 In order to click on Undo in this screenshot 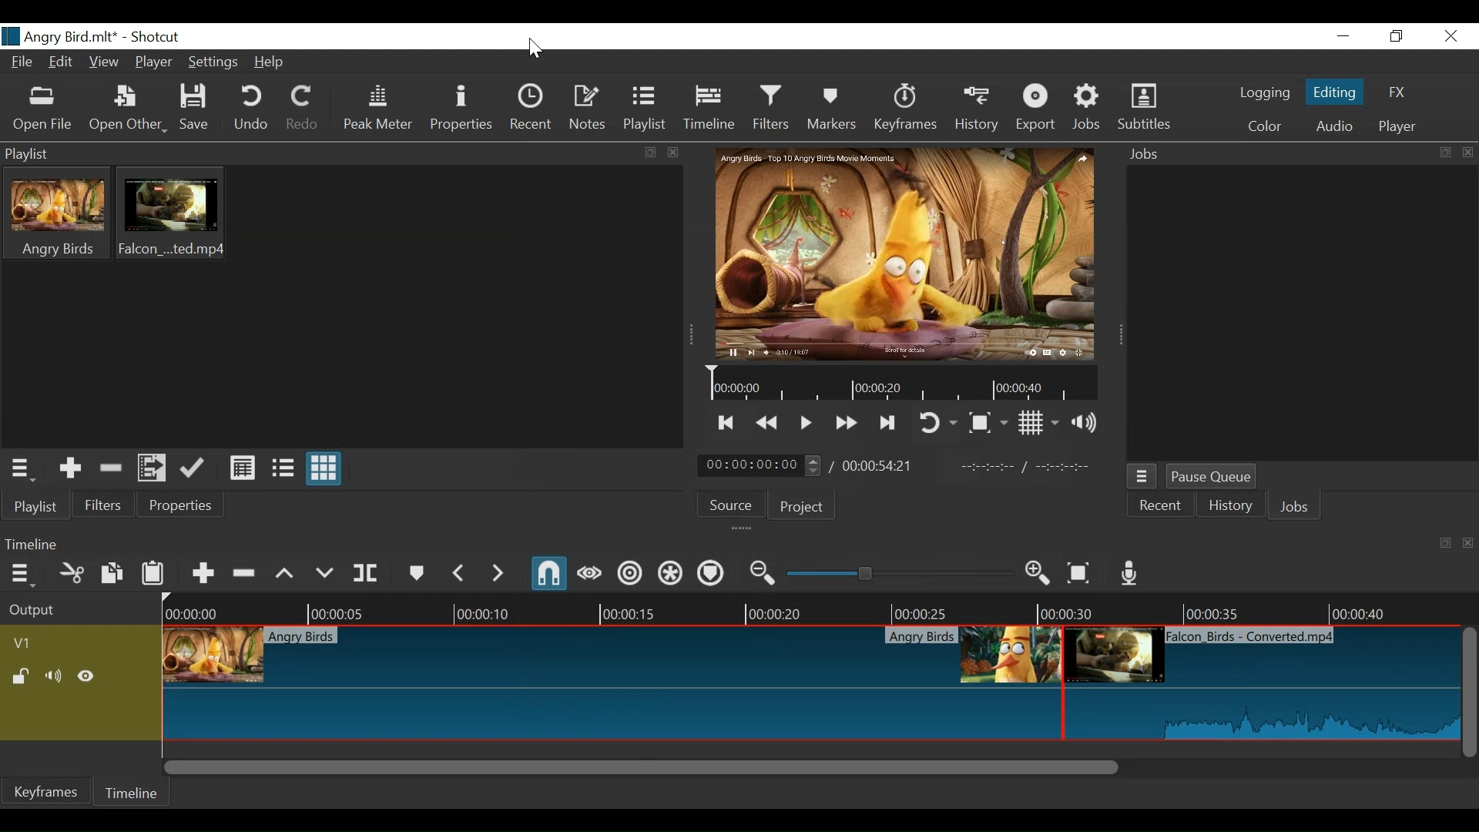, I will do `click(251, 109)`.